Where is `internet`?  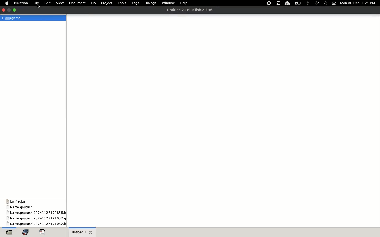 internet is located at coordinates (317, 3).